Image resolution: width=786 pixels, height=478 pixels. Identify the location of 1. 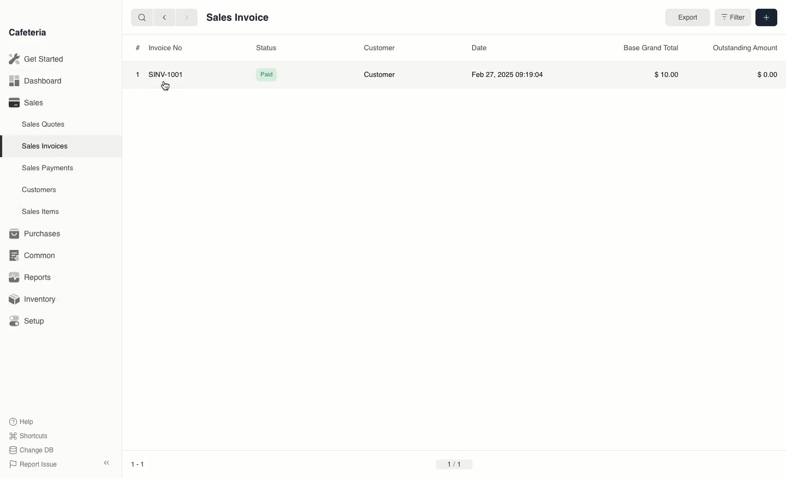
(136, 74).